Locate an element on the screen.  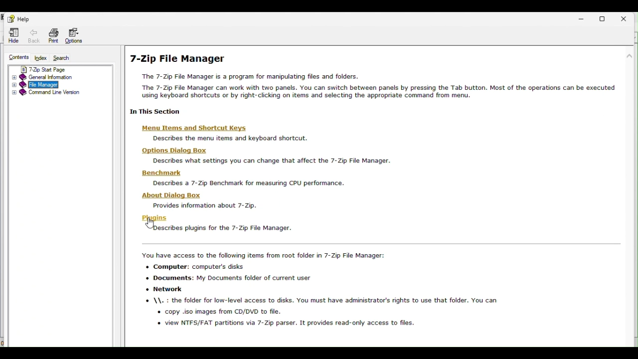
‘Benchmark is located at coordinates (163, 173).